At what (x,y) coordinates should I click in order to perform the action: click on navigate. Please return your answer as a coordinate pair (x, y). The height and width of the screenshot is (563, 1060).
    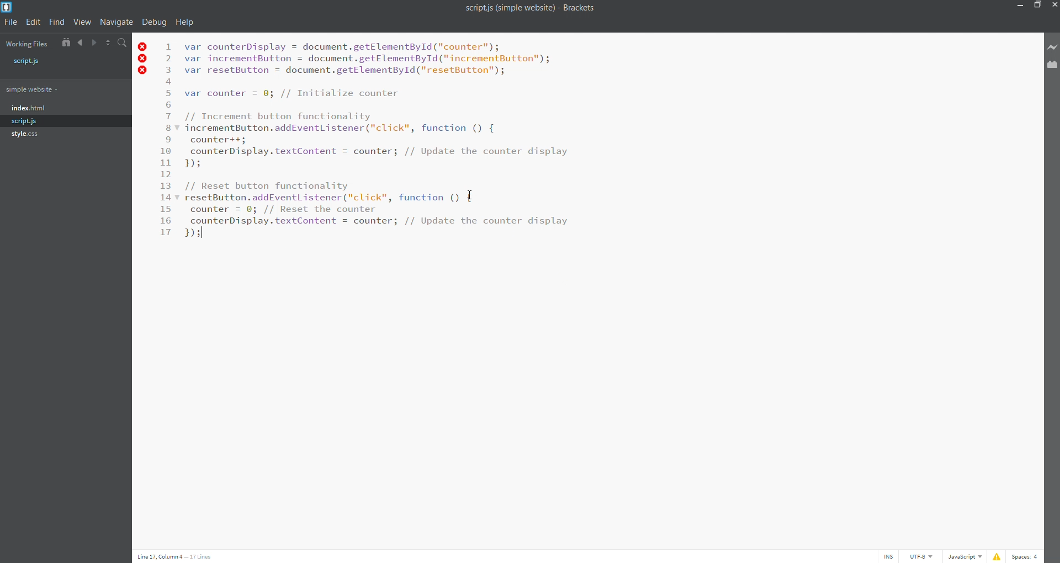
    Looking at the image, I should click on (115, 22).